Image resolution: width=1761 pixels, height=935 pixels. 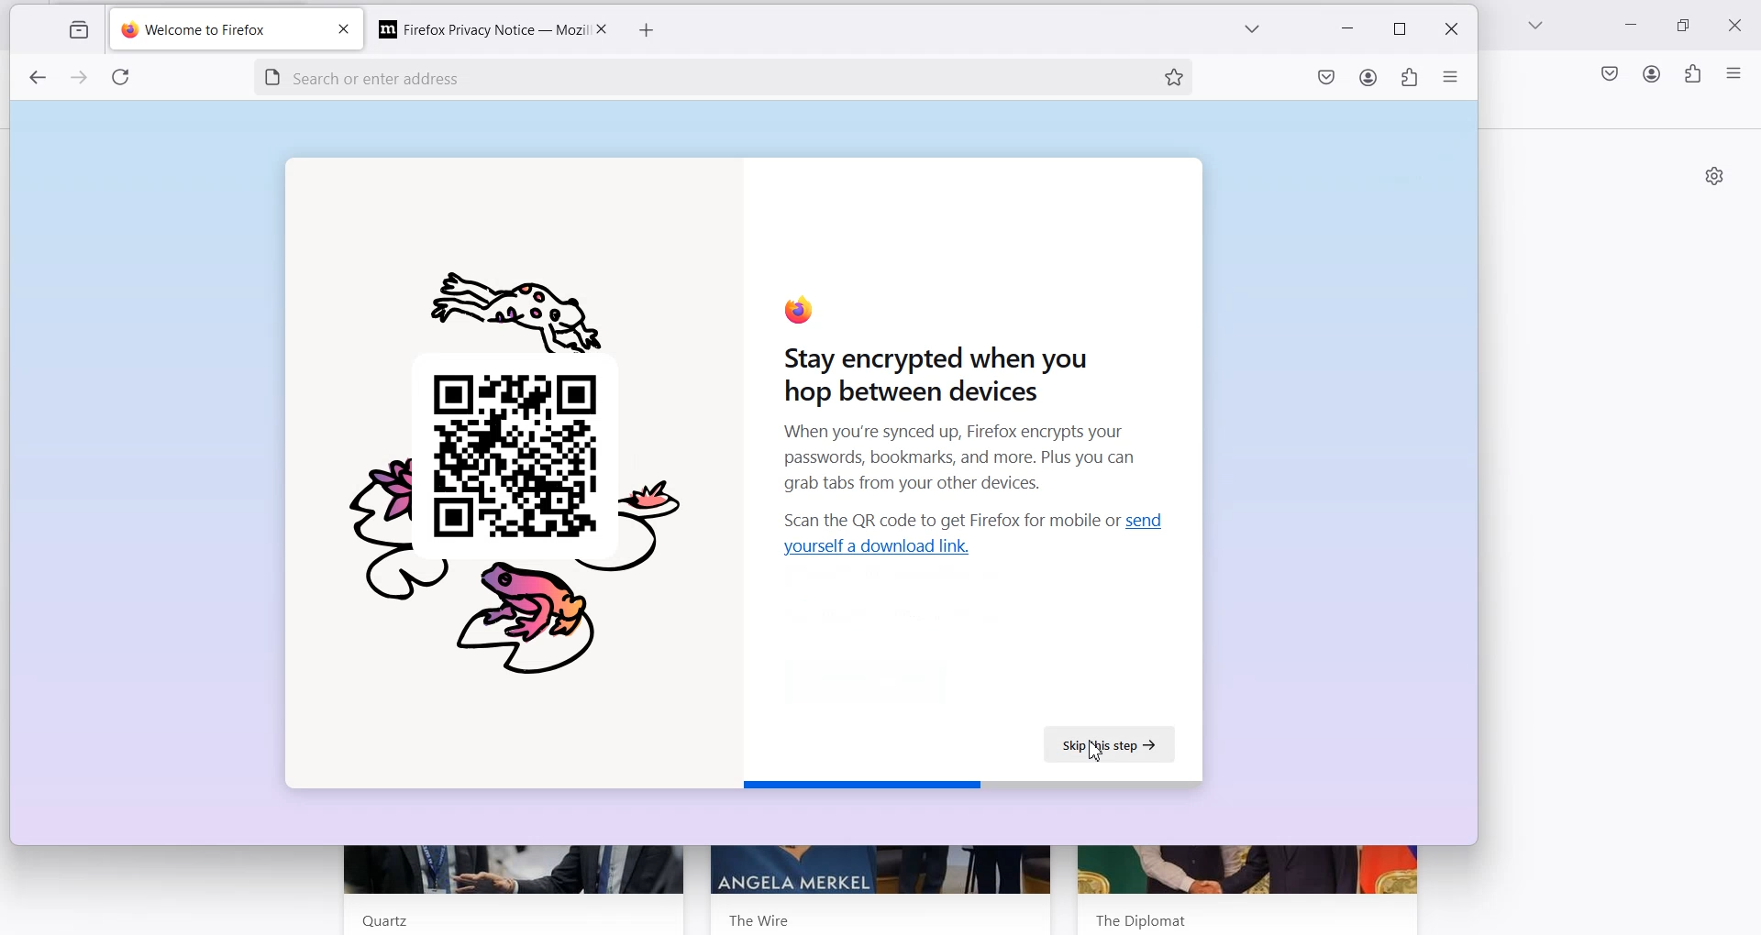 I want to click on welcome to firefox, so click(x=216, y=31).